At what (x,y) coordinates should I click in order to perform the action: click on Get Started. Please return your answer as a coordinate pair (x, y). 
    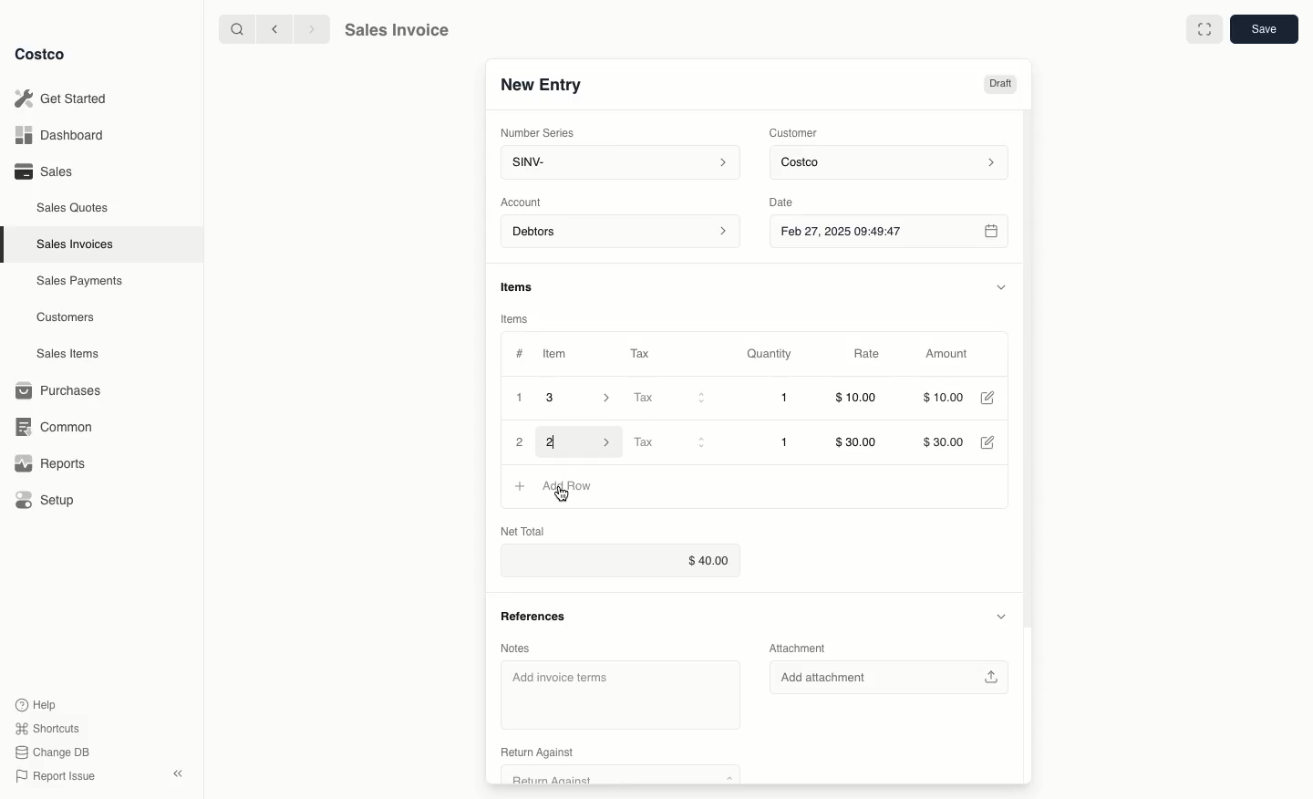
    Looking at the image, I should click on (64, 99).